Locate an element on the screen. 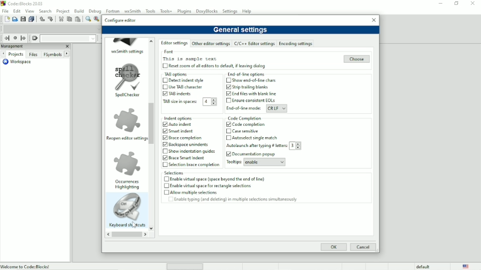 Image resolution: width=481 pixels, height=270 pixels.  is located at coordinates (228, 80).